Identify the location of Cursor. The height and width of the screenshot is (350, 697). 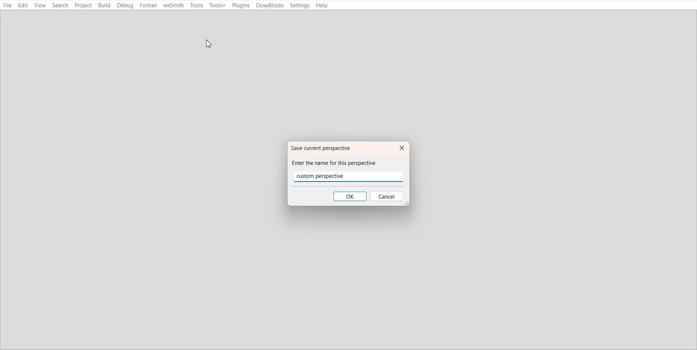
(209, 45).